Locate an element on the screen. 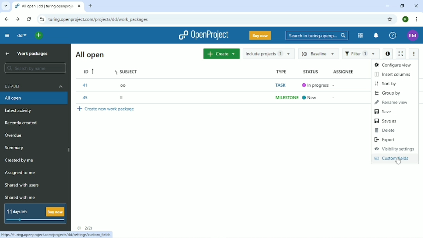 This screenshot has width=423, height=238. dd is located at coordinates (21, 35).